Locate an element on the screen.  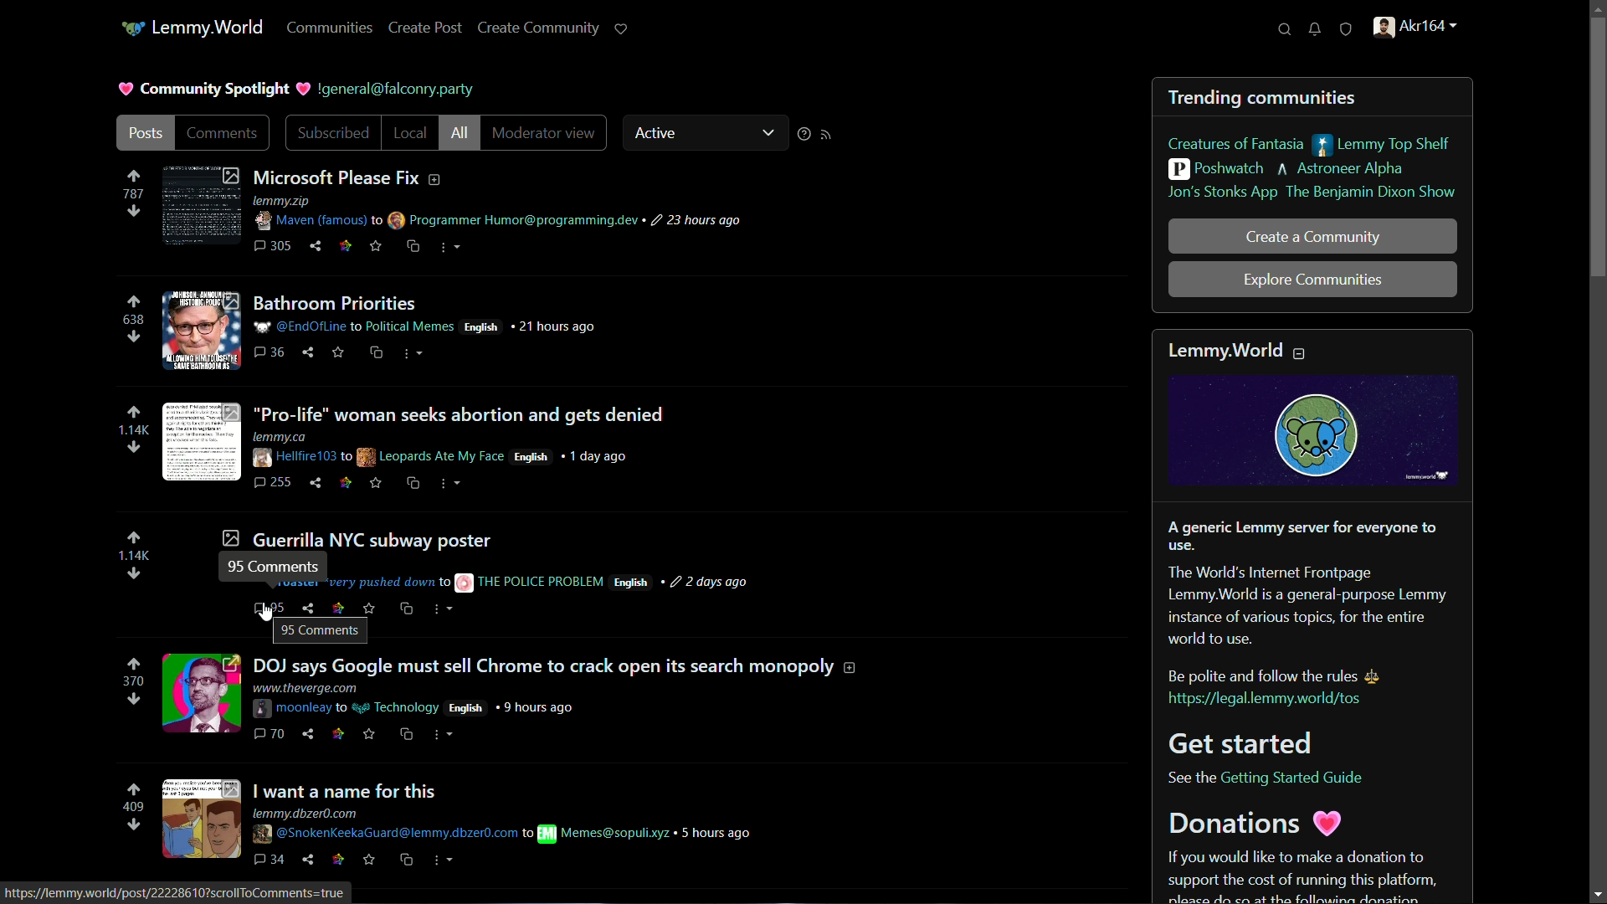
lemmy.dbzer)com is located at coordinates (310, 813).